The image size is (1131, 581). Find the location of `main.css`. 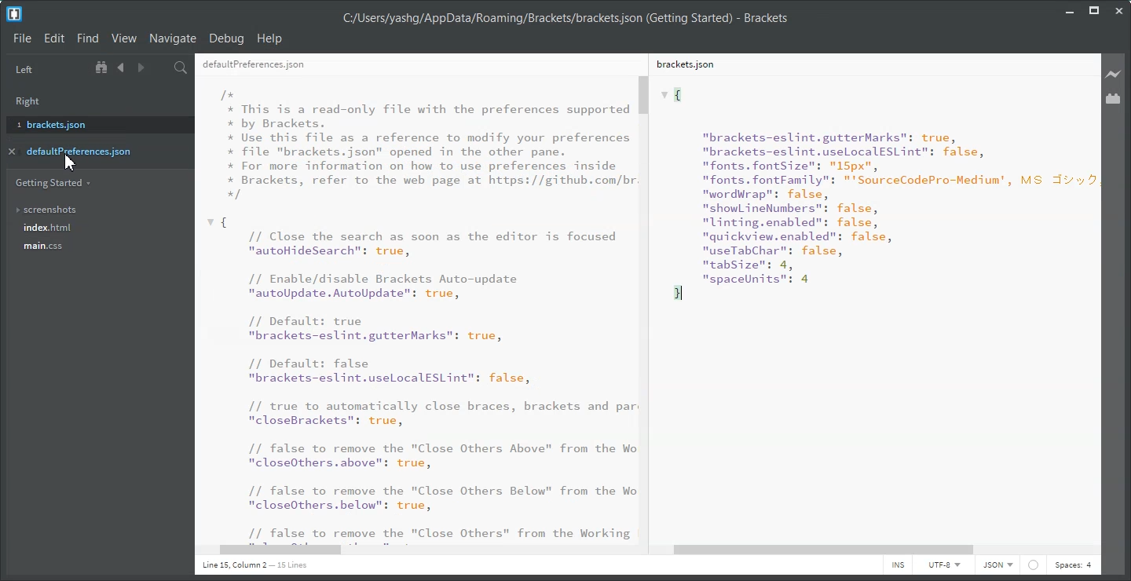

main.css is located at coordinates (95, 250).